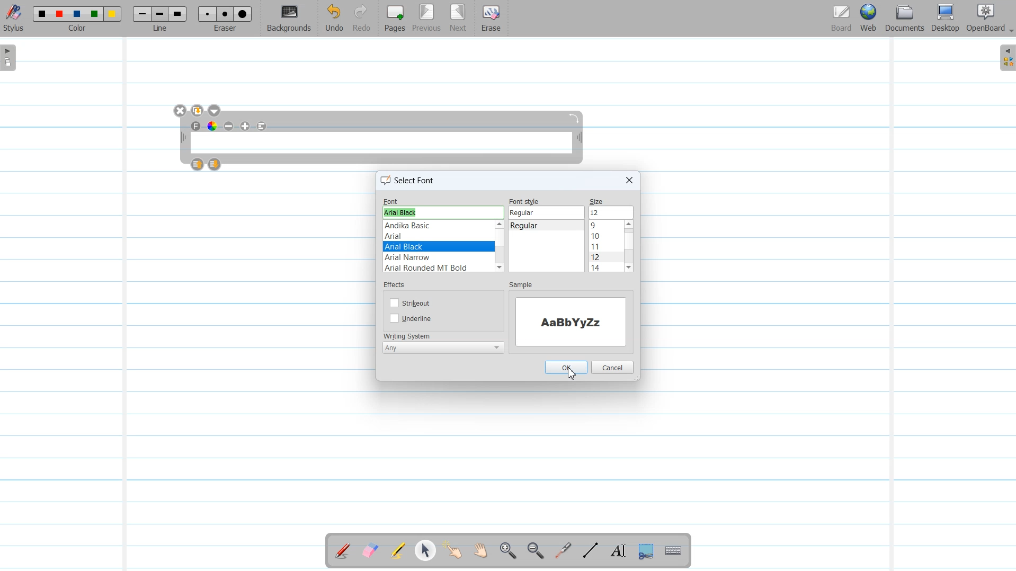 This screenshot has height=571, width=1016. Describe the element at coordinates (629, 246) in the screenshot. I see `Vertical scroll bar` at that location.